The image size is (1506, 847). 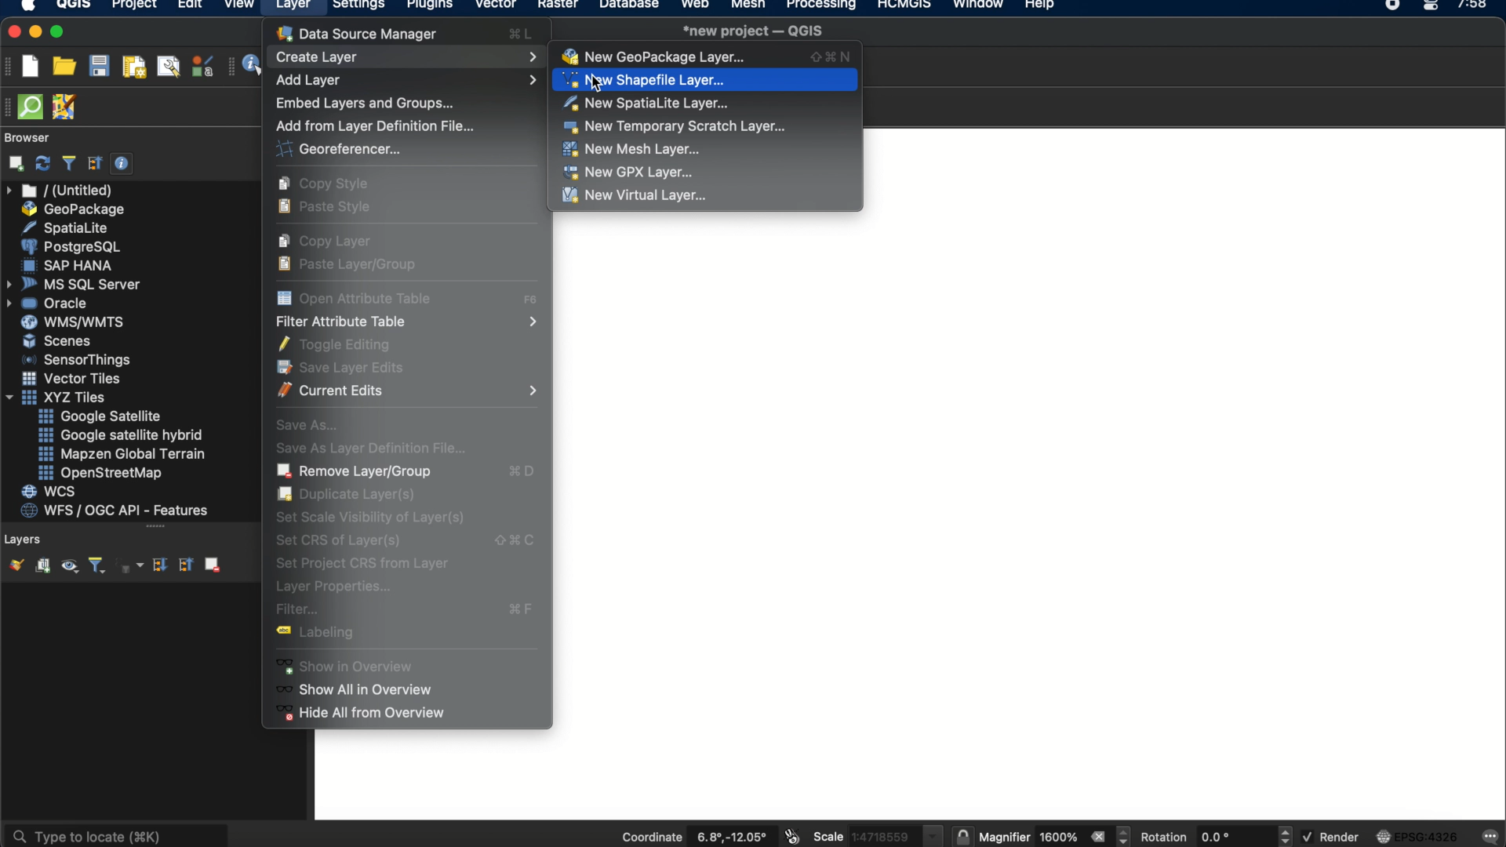 What do you see at coordinates (406, 81) in the screenshot?
I see `add layer` at bounding box center [406, 81].